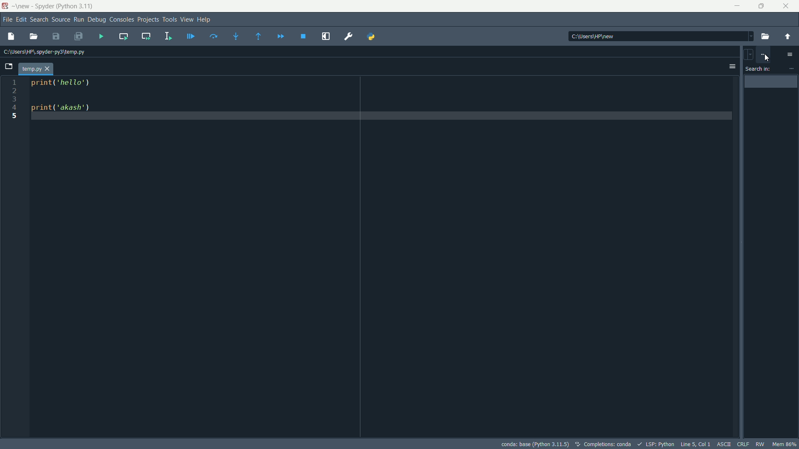  Describe the element at coordinates (96, 20) in the screenshot. I see `Debug Menu` at that location.